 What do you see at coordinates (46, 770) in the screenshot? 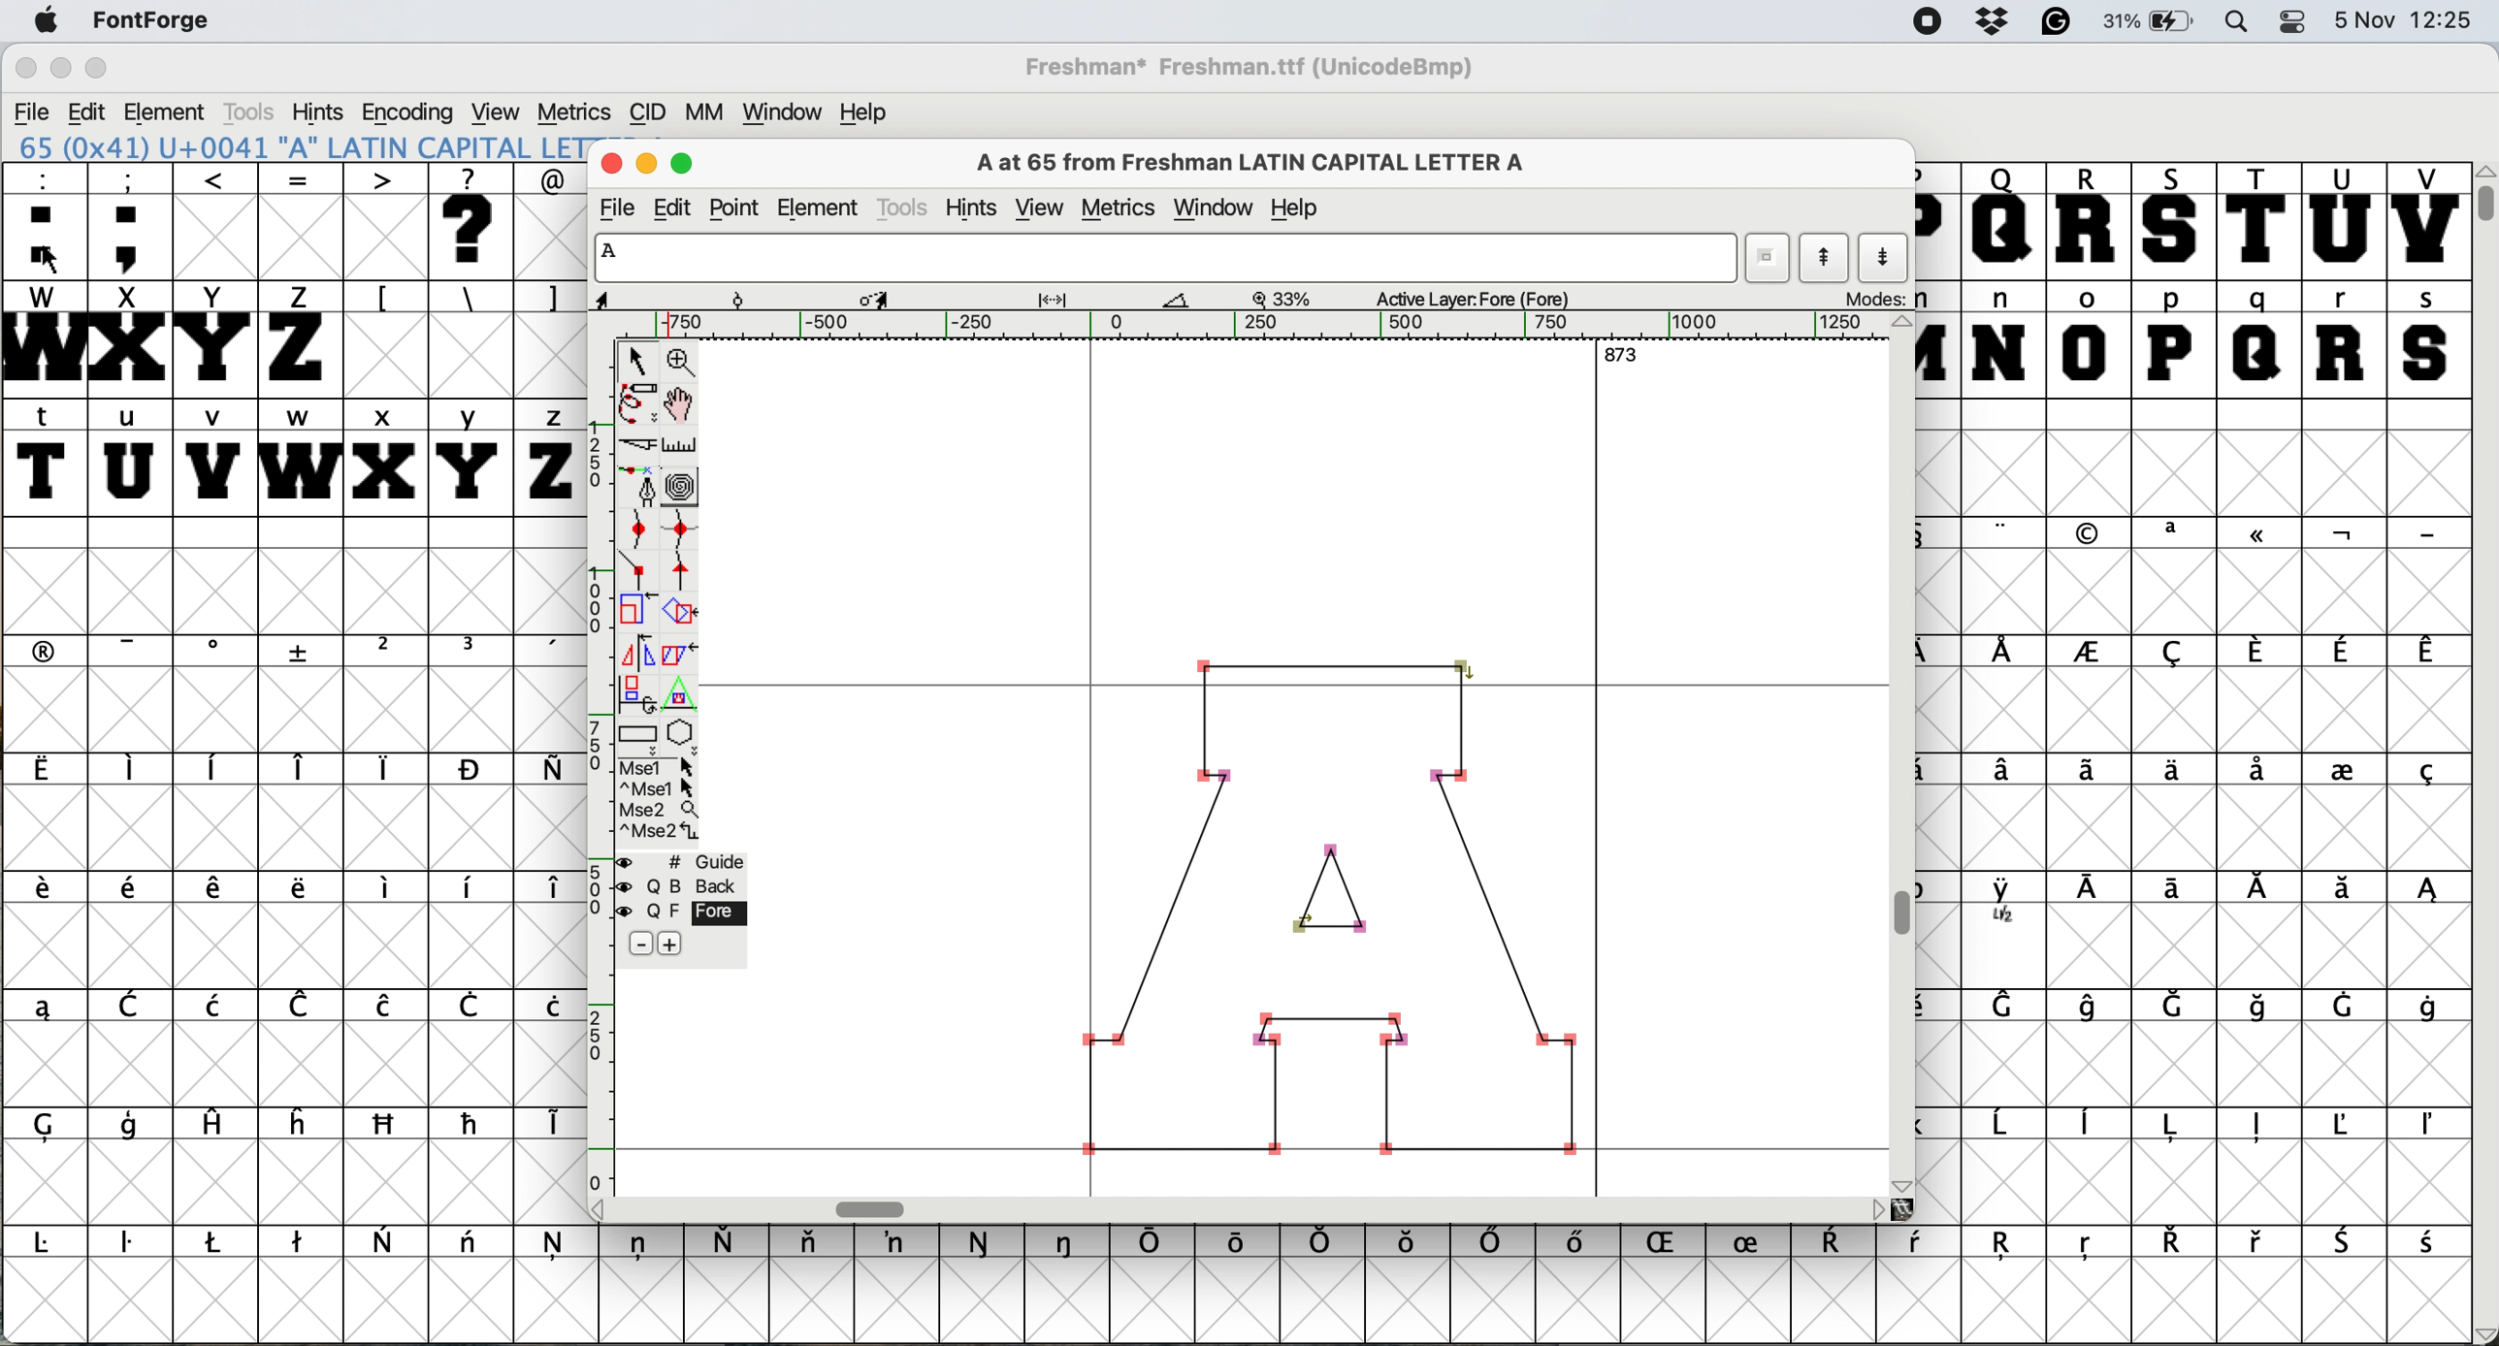
I see `symbol` at bounding box center [46, 770].